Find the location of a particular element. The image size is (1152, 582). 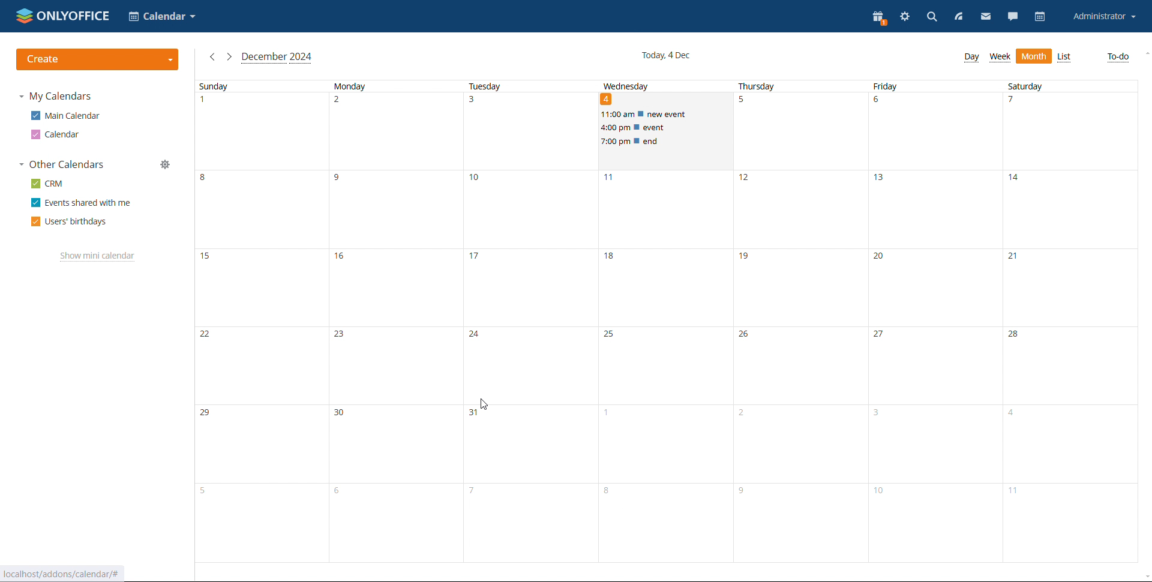

wednesday is located at coordinates (667, 360).